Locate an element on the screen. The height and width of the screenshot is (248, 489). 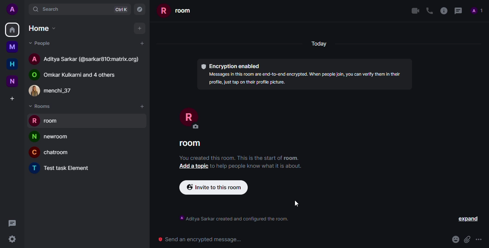
add is located at coordinates (142, 43).